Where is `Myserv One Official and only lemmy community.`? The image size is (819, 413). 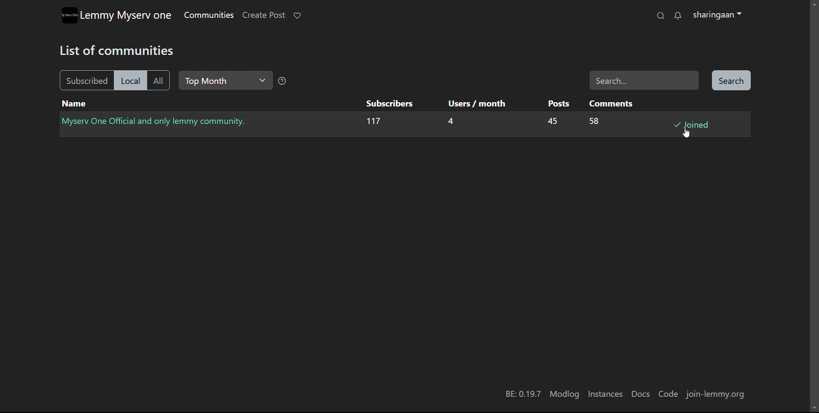 Myserv One Official and only lemmy community. is located at coordinates (156, 121).